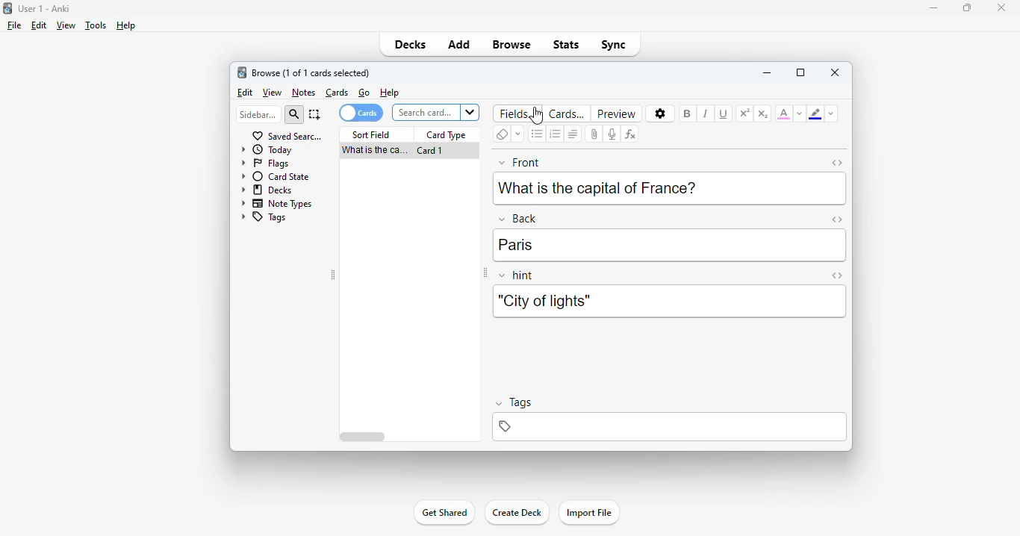 The image size is (1020, 536). I want to click on edit, so click(246, 93).